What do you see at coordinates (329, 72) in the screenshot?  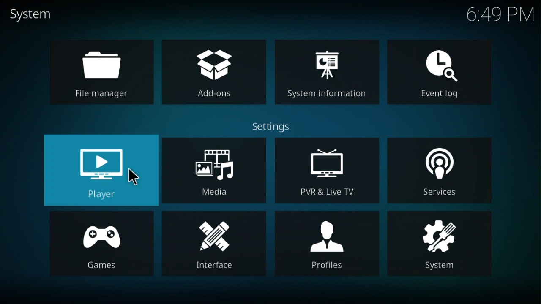 I see `System information` at bounding box center [329, 72].